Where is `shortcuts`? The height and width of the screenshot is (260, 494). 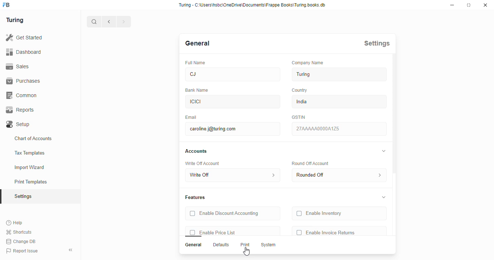
shortcuts is located at coordinates (19, 232).